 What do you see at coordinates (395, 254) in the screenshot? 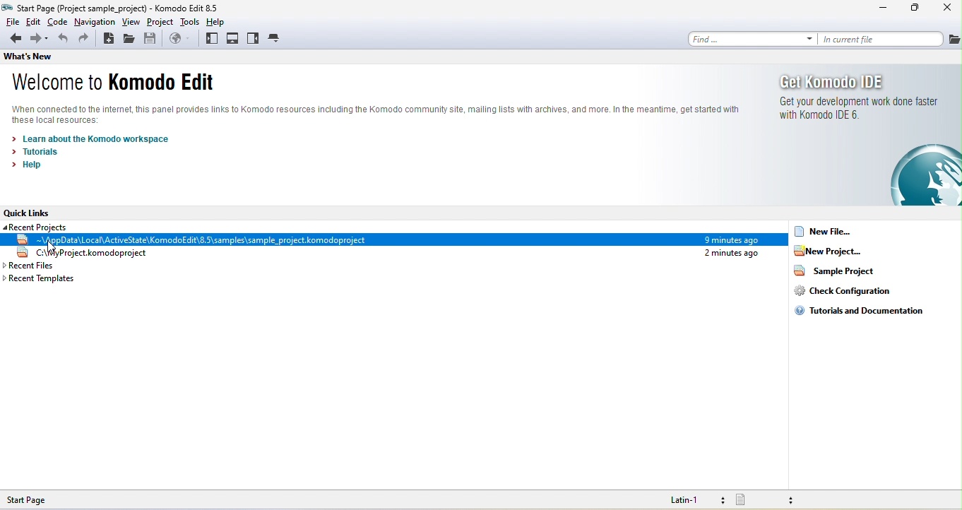
I see `recent project name` at bounding box center [395, 254].